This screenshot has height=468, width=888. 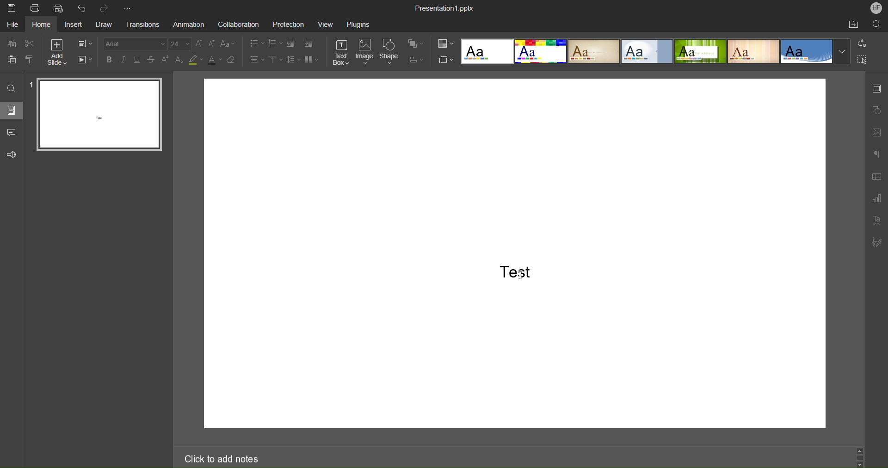 What do you see at coordinates (340, 52) in the screenshot?
I see `Text Box` at bounding box center [340, 52].